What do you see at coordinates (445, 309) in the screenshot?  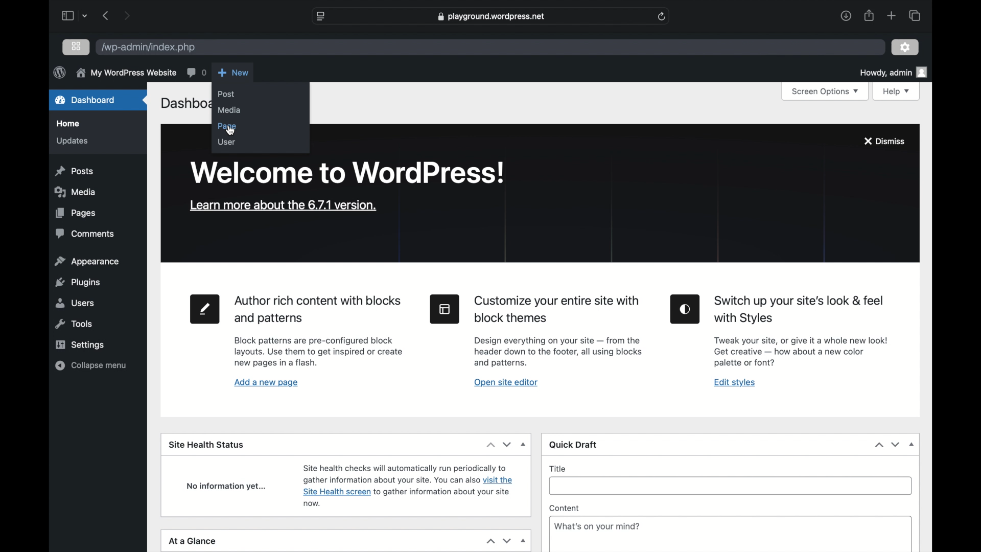 I see `site editor` at bounding box center [445, 309].